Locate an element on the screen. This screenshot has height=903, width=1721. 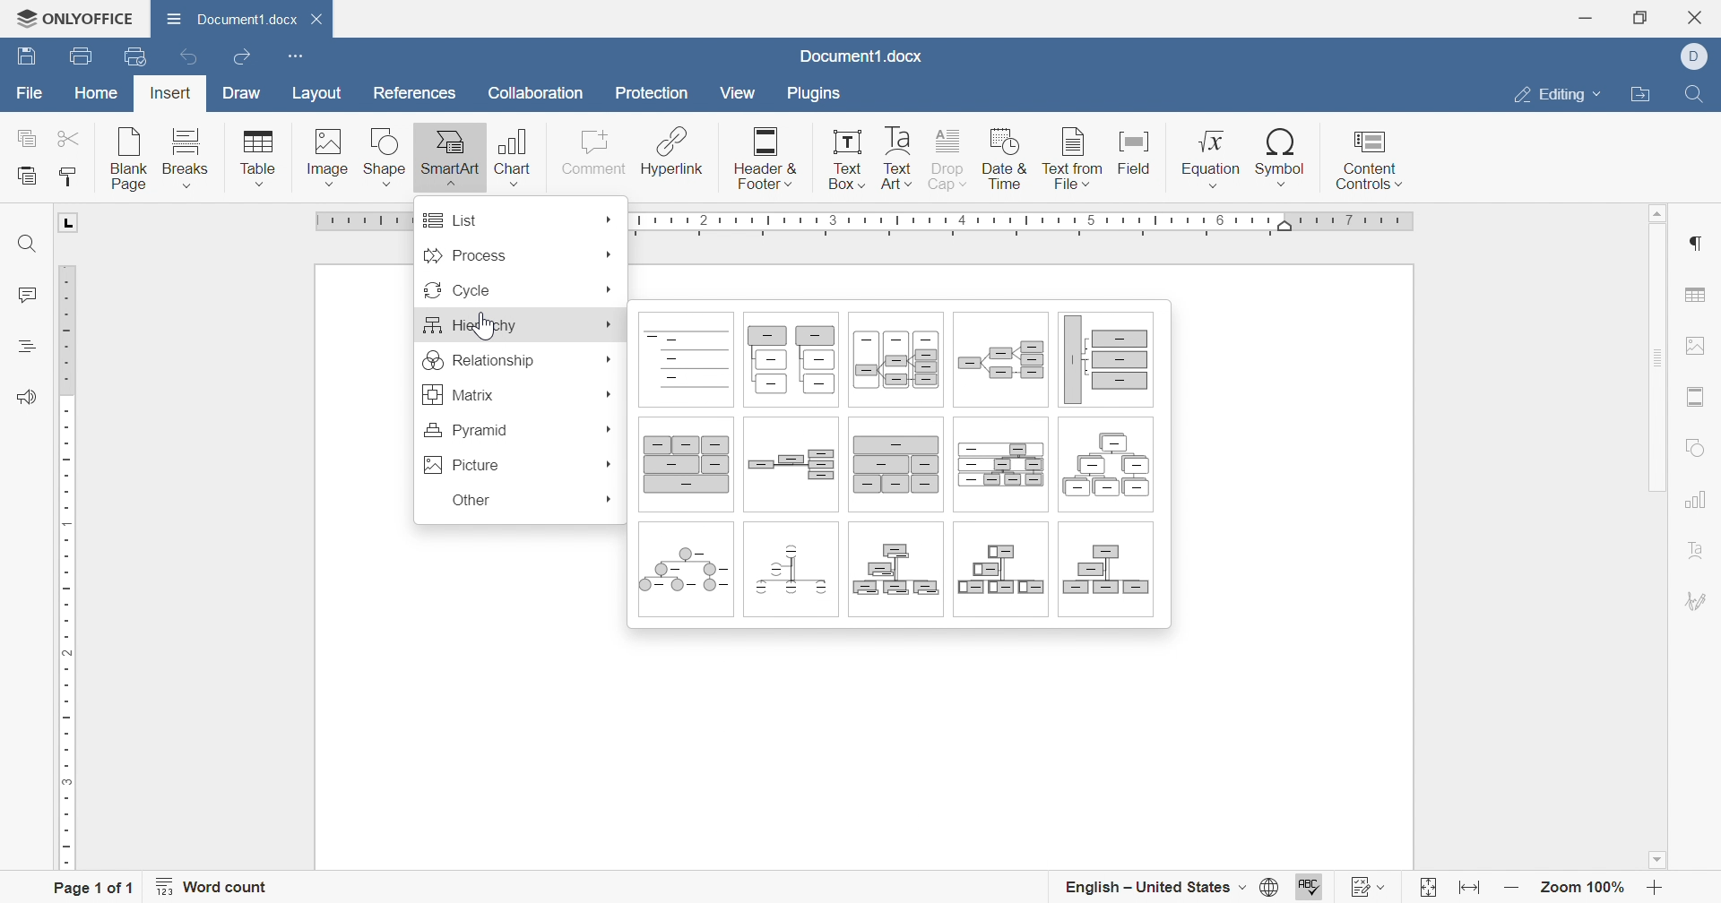
Zoom out is located at coordinates (1513, 888).